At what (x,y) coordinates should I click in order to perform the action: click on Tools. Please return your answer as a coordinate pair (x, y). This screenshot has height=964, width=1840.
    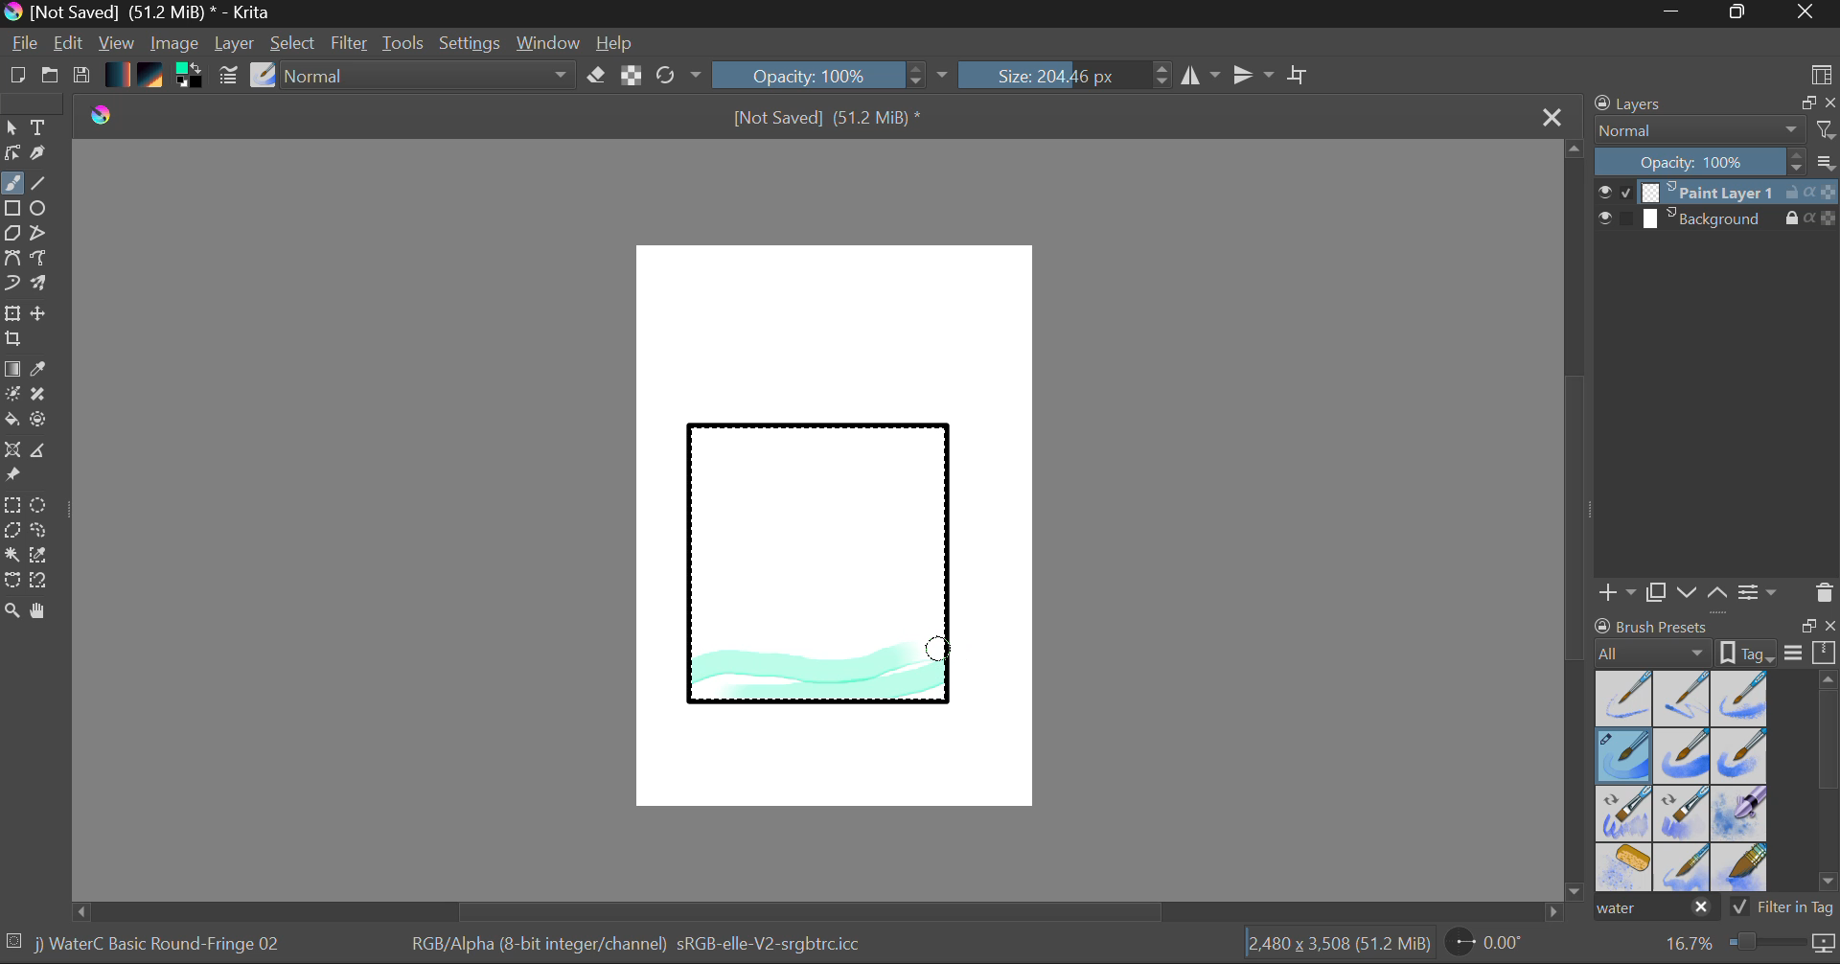
    Looking at the image, I should click on (404, 44).